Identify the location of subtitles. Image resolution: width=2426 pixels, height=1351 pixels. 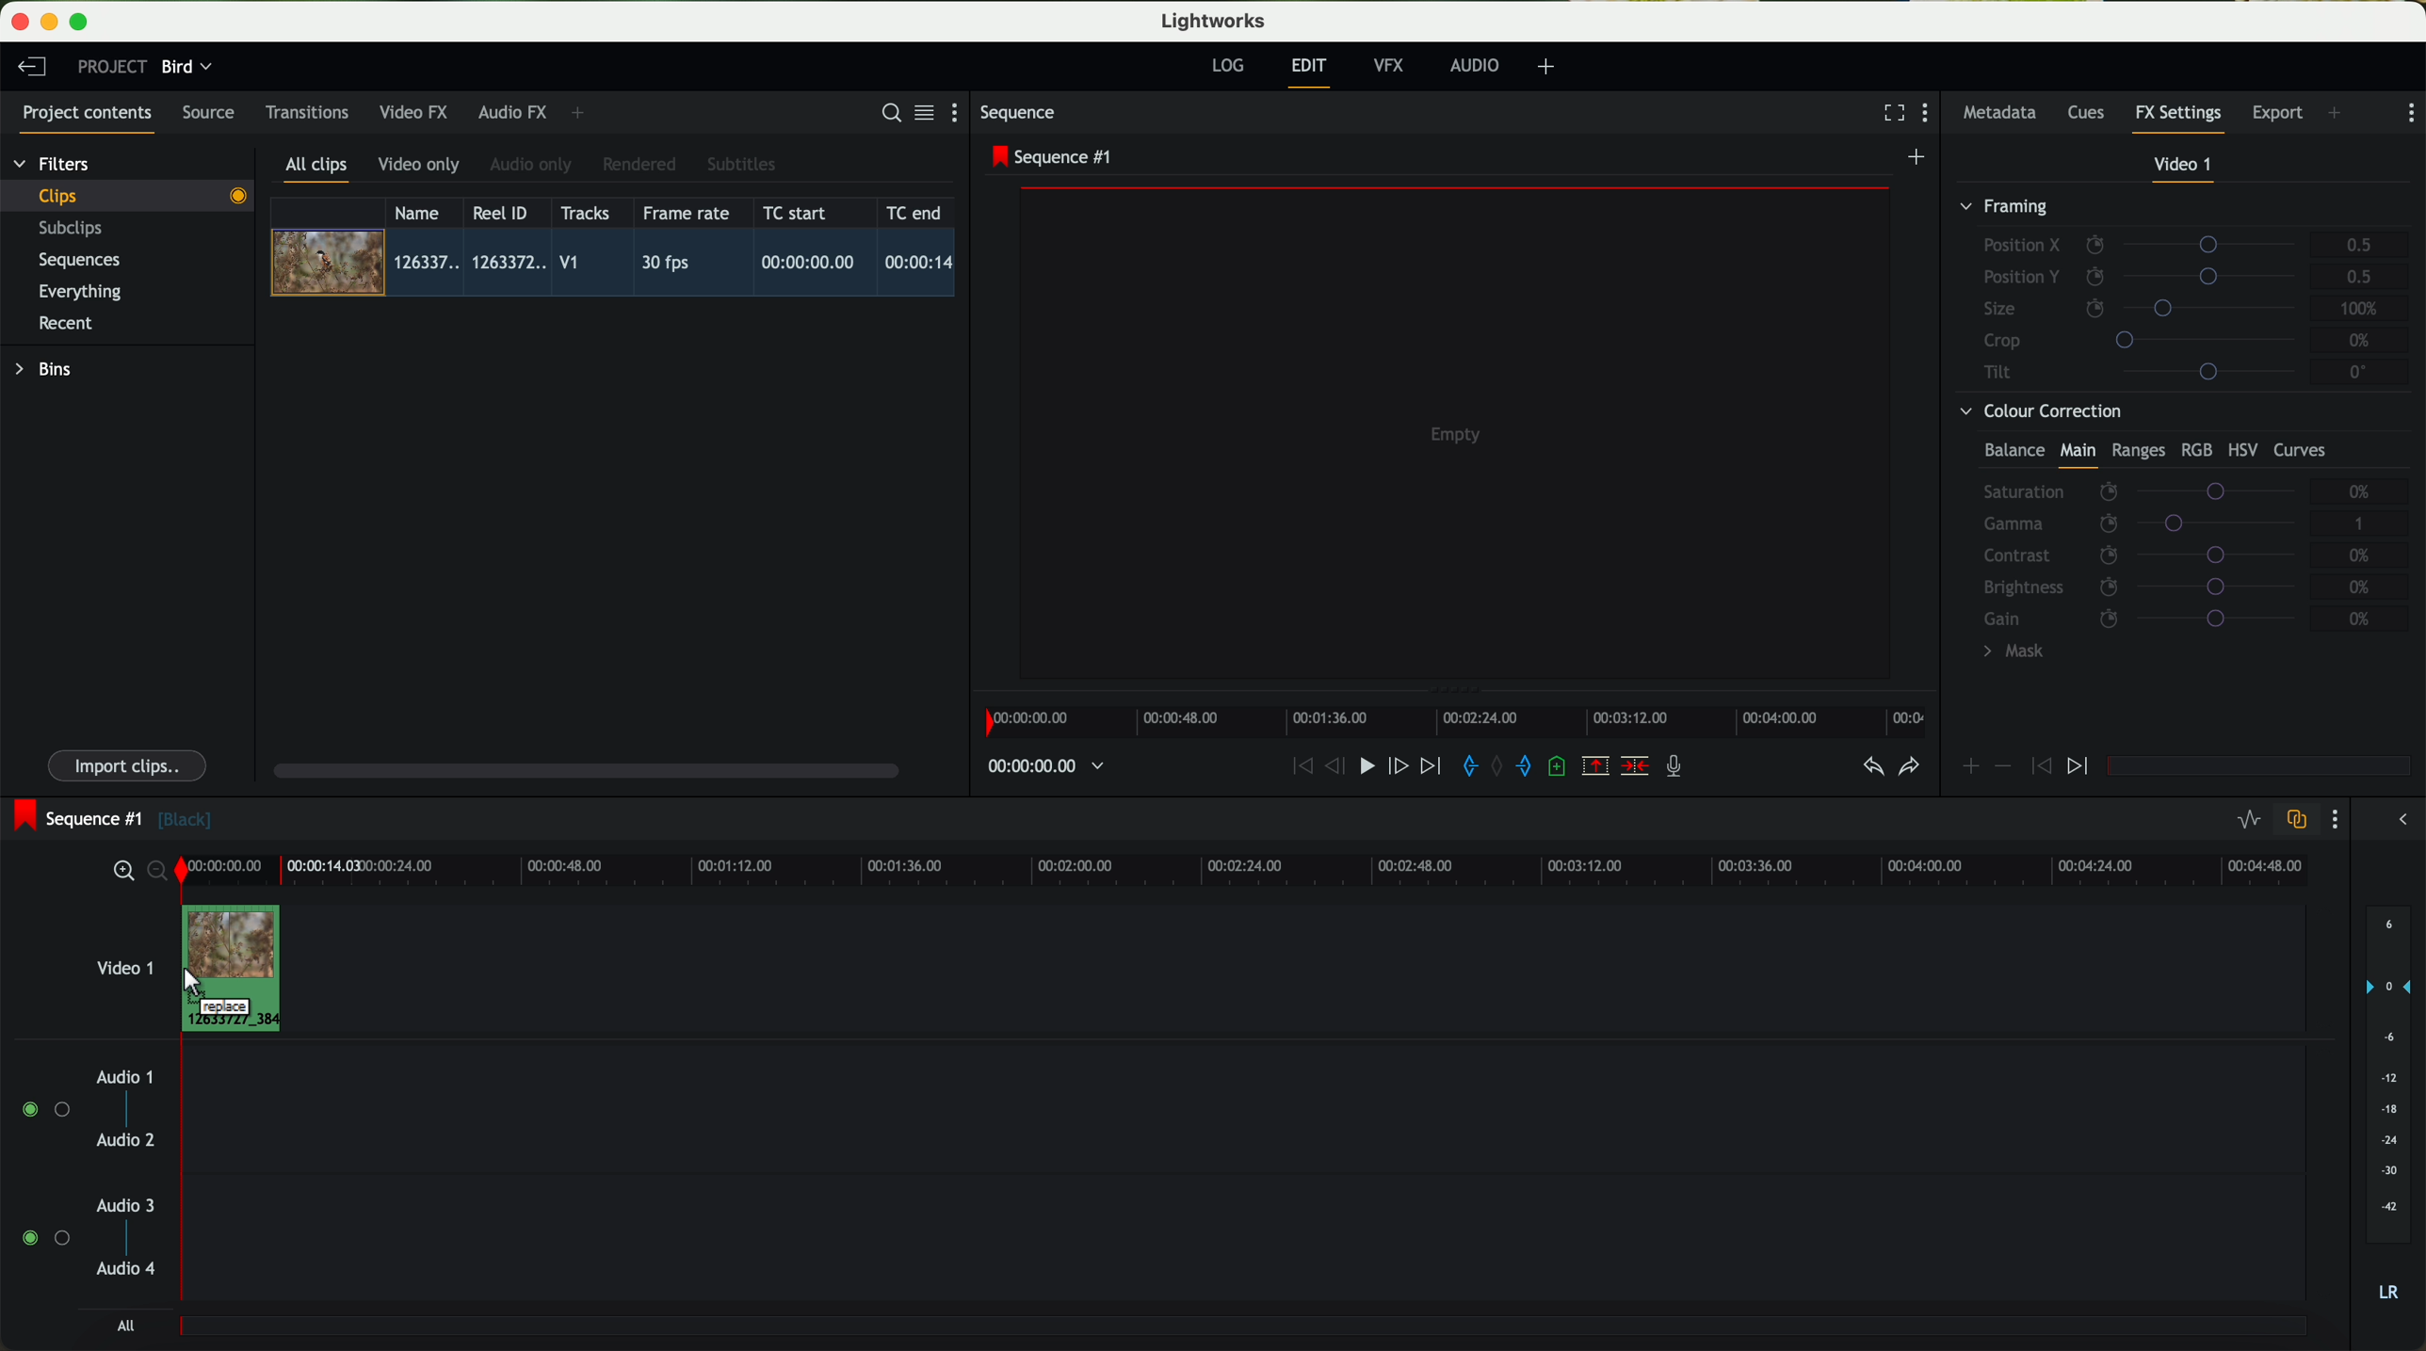
(738, 165).